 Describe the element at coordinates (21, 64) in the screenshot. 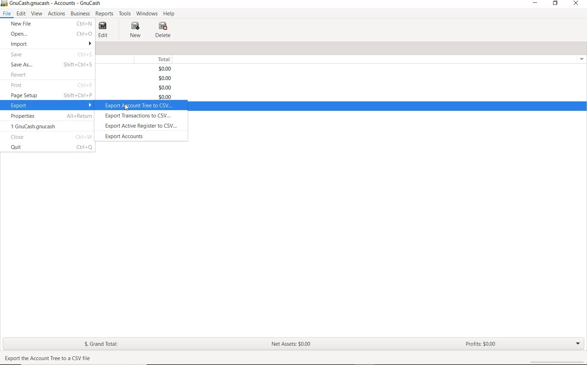

I see `SAVE AS` at that location.